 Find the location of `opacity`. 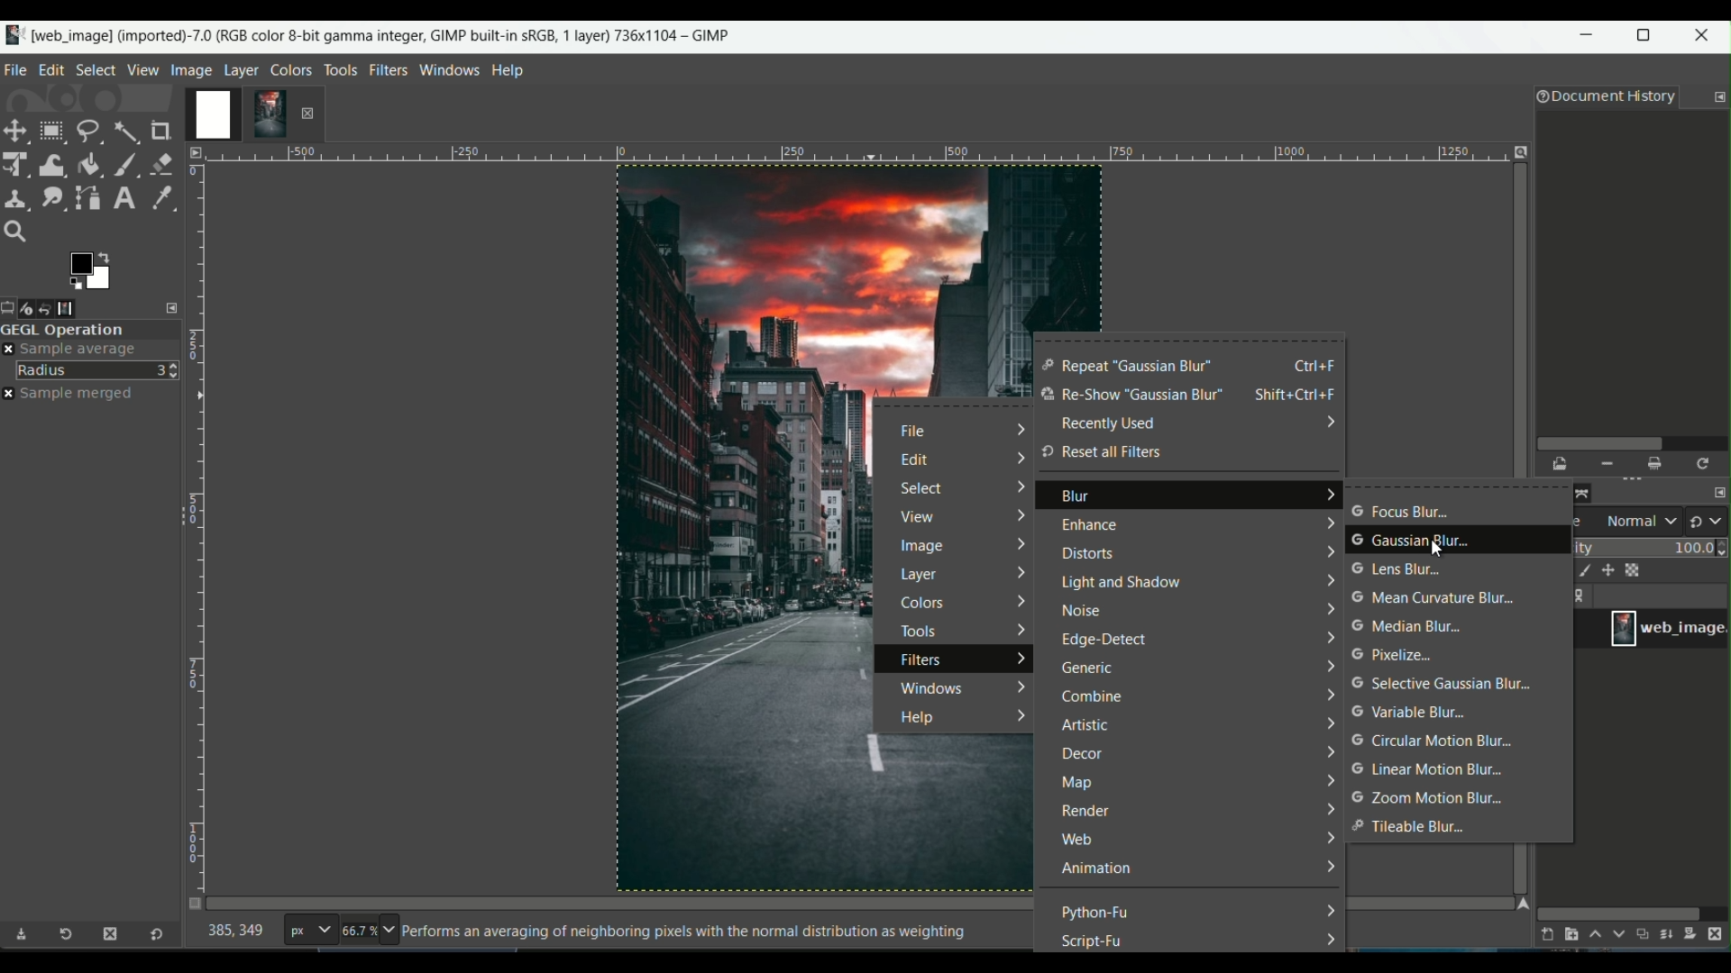

opacity is located at coordinates (1651, 547).